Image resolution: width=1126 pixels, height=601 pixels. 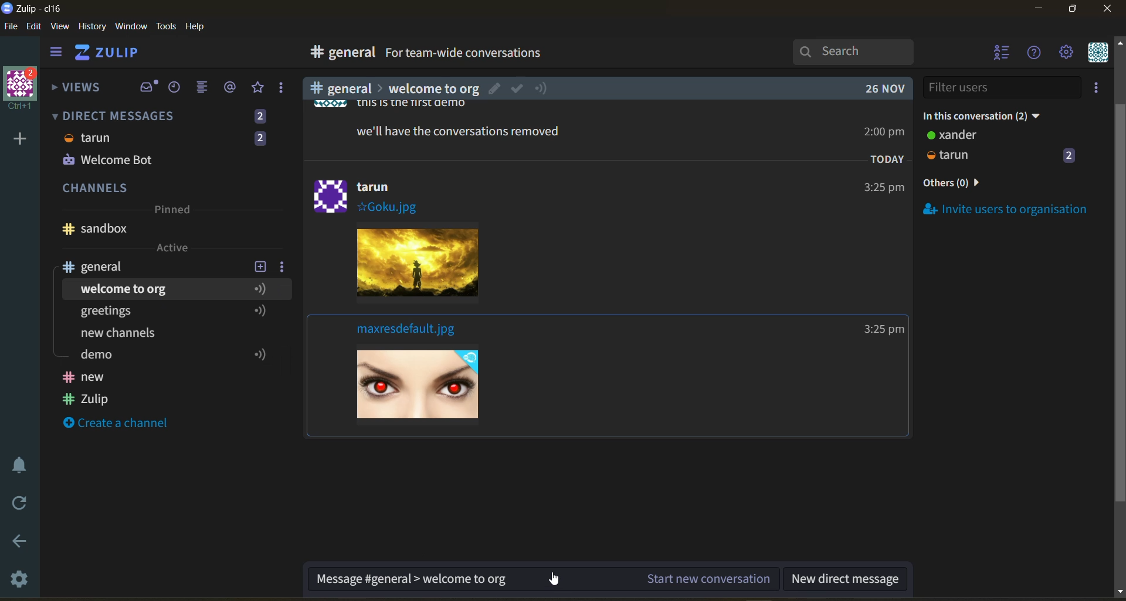 I want to click on channel name, so click(x=101, y=267).